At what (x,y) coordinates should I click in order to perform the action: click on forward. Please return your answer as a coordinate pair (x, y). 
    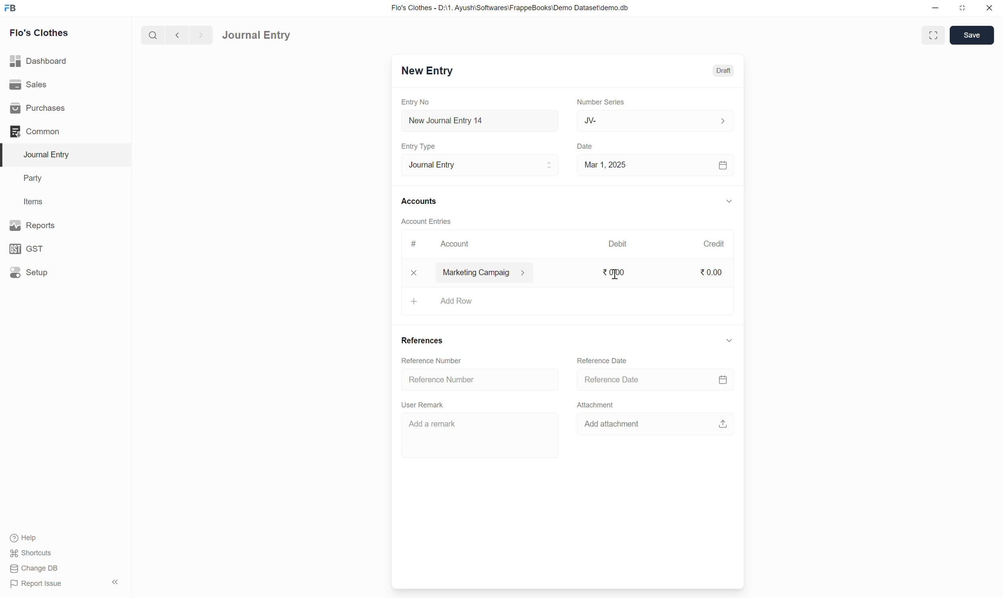
    Looking at the image, I should click on (199, 35).